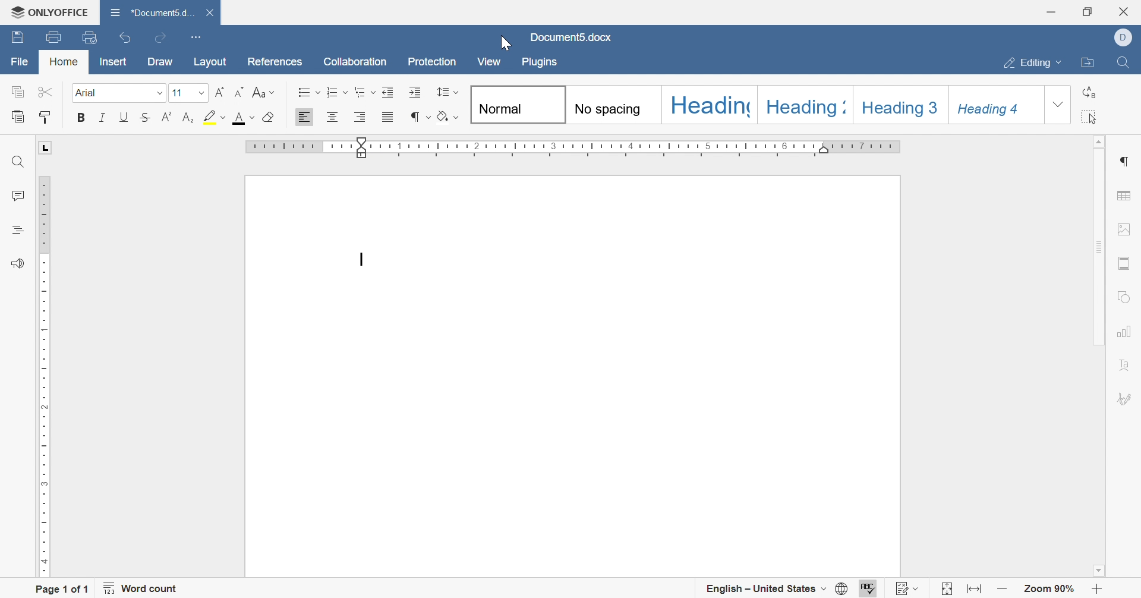 This screenshot has width=1141, height=598. I want to click on bullets, so click(308, 92).